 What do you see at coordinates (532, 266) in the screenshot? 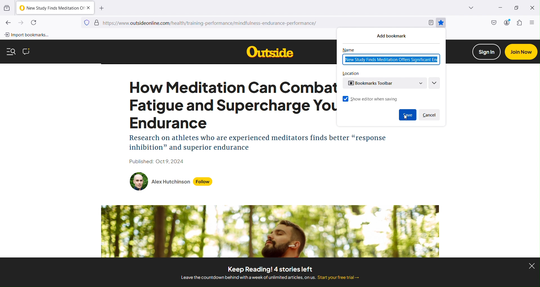
I see `Close ad` at bounding box center [532, 266].